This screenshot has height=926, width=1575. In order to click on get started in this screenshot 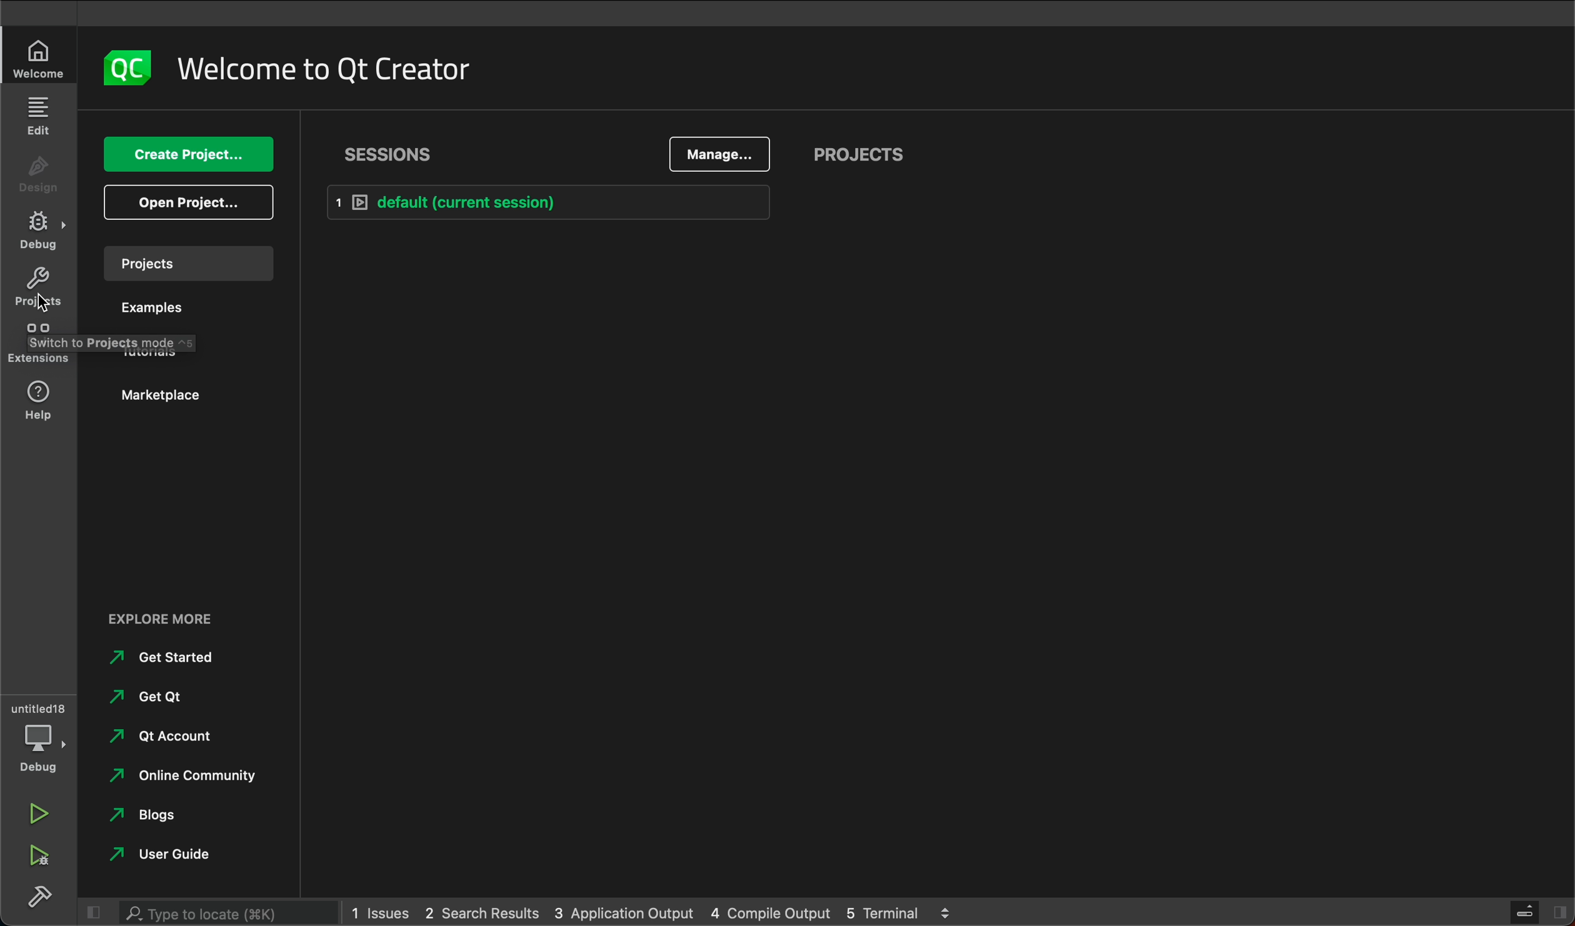, I will do `click(161, 655)`.